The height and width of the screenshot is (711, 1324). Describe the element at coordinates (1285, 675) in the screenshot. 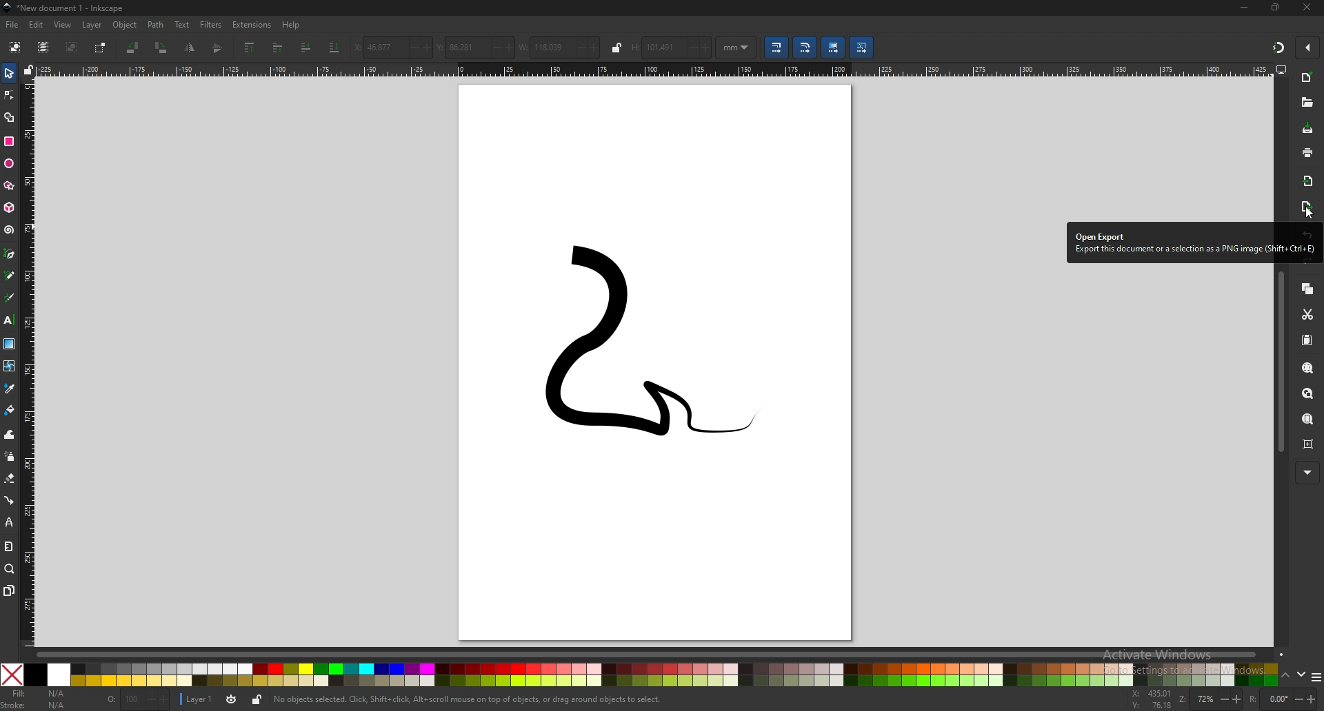

I see `up` at that location.